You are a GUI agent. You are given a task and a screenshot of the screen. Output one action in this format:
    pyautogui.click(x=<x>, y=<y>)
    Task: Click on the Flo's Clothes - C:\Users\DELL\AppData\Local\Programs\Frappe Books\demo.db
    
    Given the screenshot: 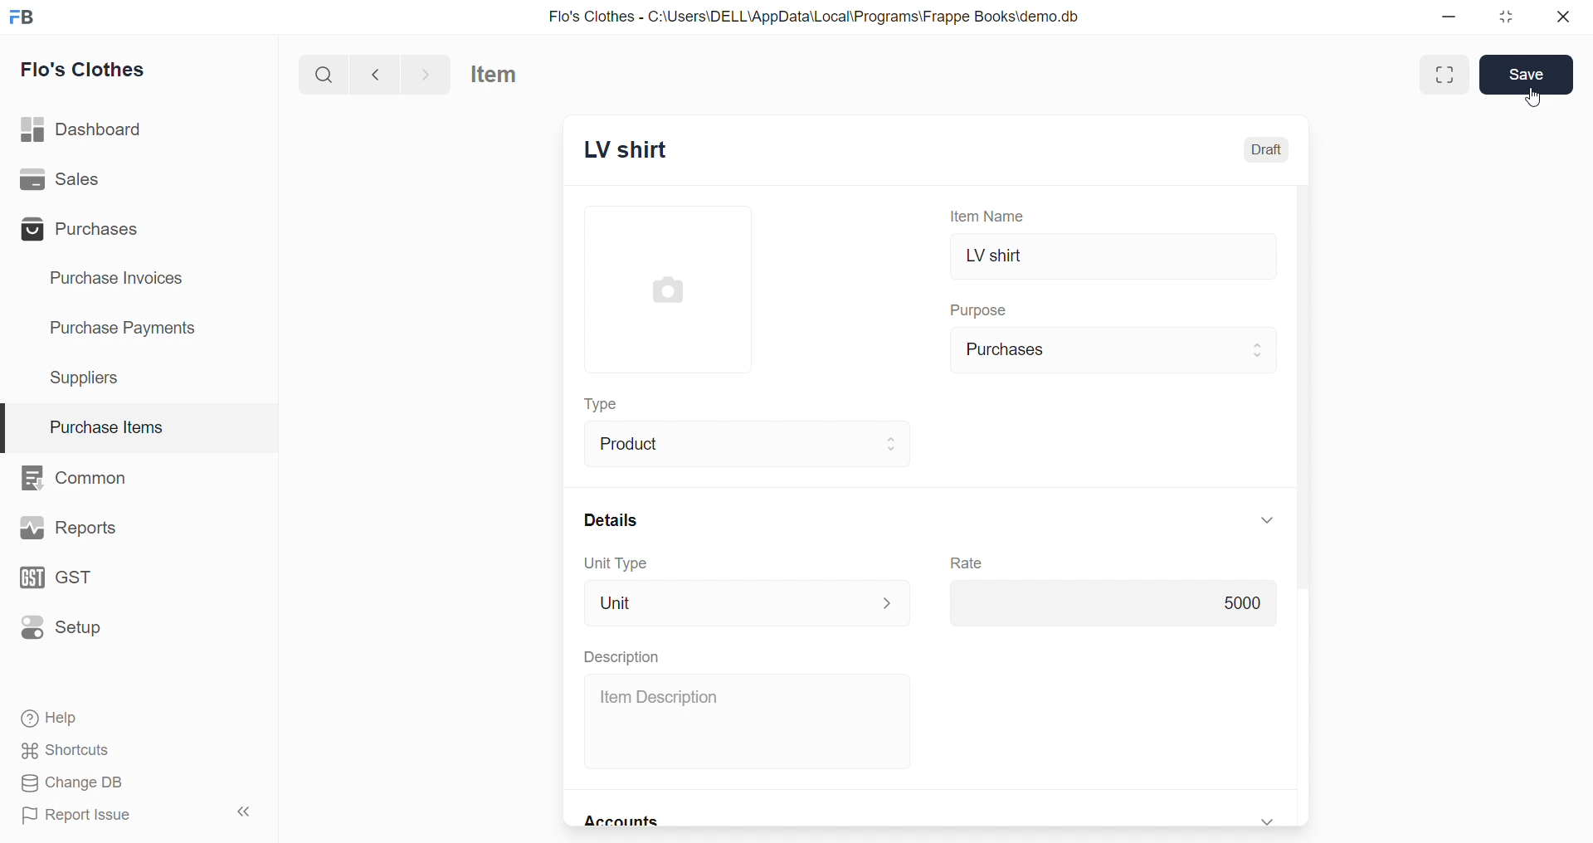 What is the action you would take?
    pyautogui.click(x=815, y=15)
    